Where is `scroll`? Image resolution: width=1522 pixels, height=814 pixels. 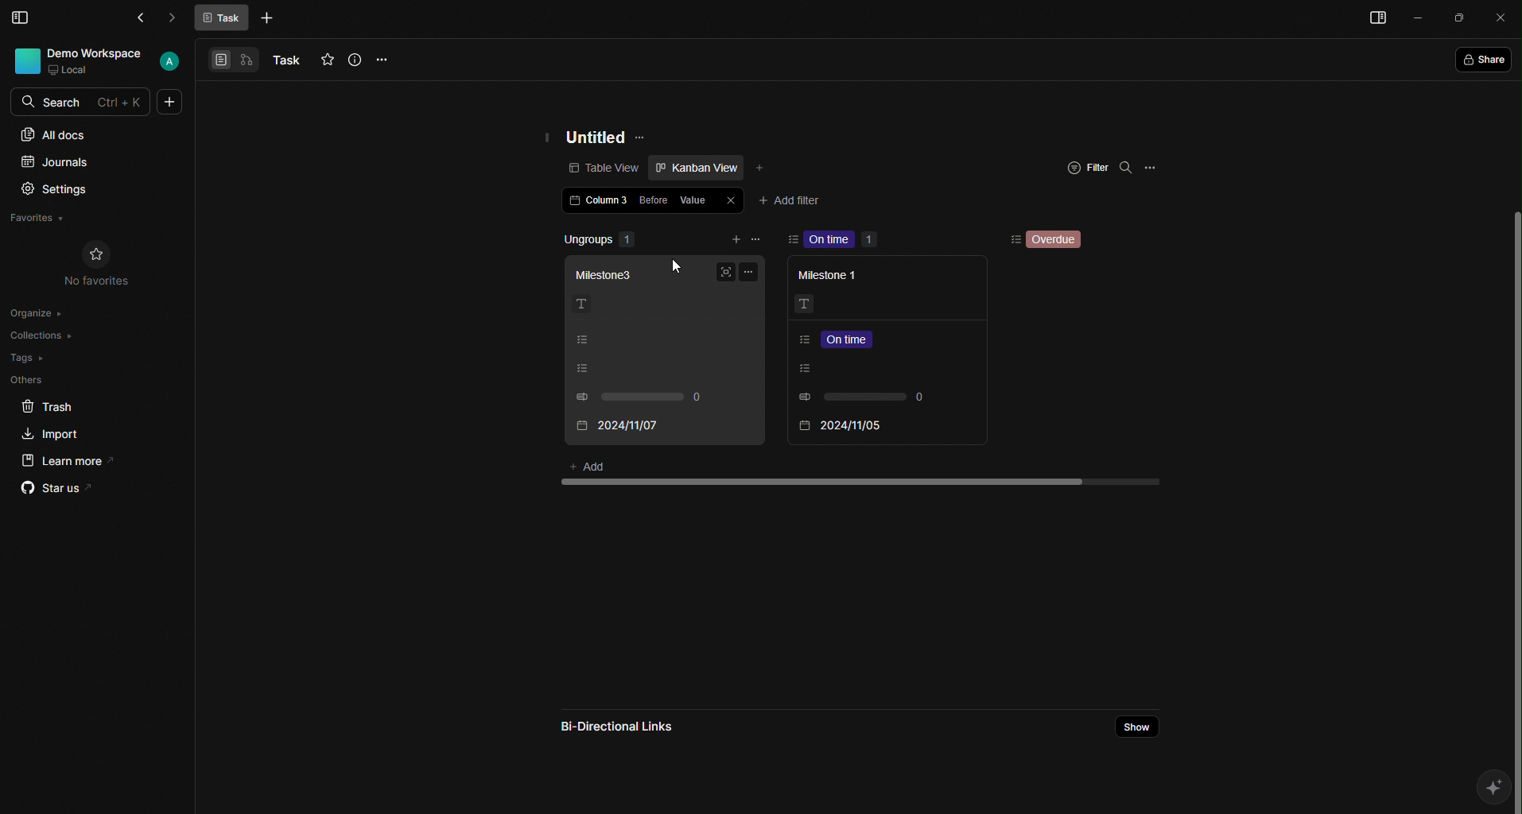
scroll is located at coordinates (864, 481).